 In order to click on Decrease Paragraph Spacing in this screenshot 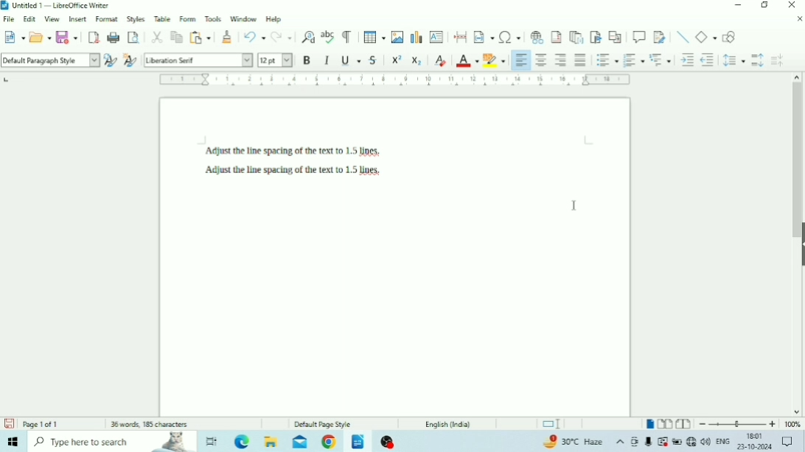, I will do `click(777, 61)`.